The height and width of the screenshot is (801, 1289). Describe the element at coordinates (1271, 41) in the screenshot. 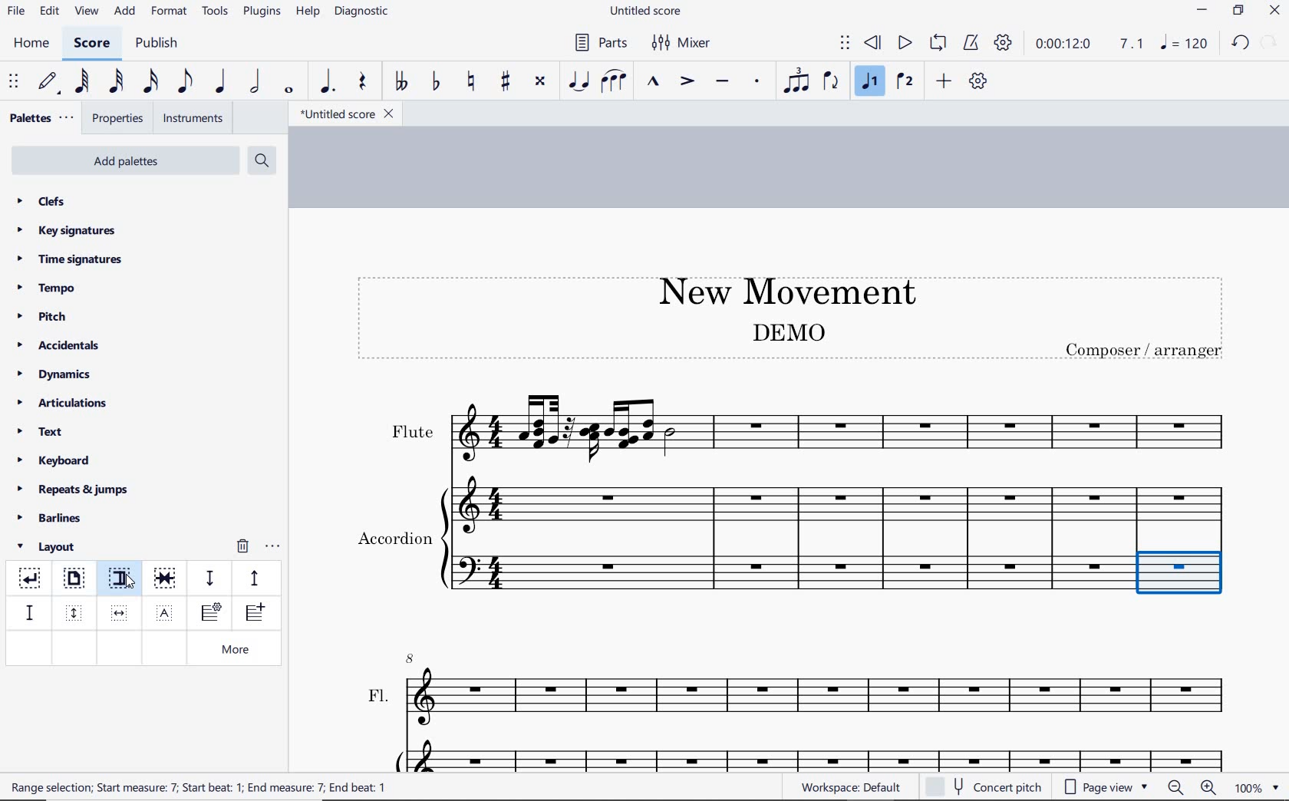

I see `redo` at that location.